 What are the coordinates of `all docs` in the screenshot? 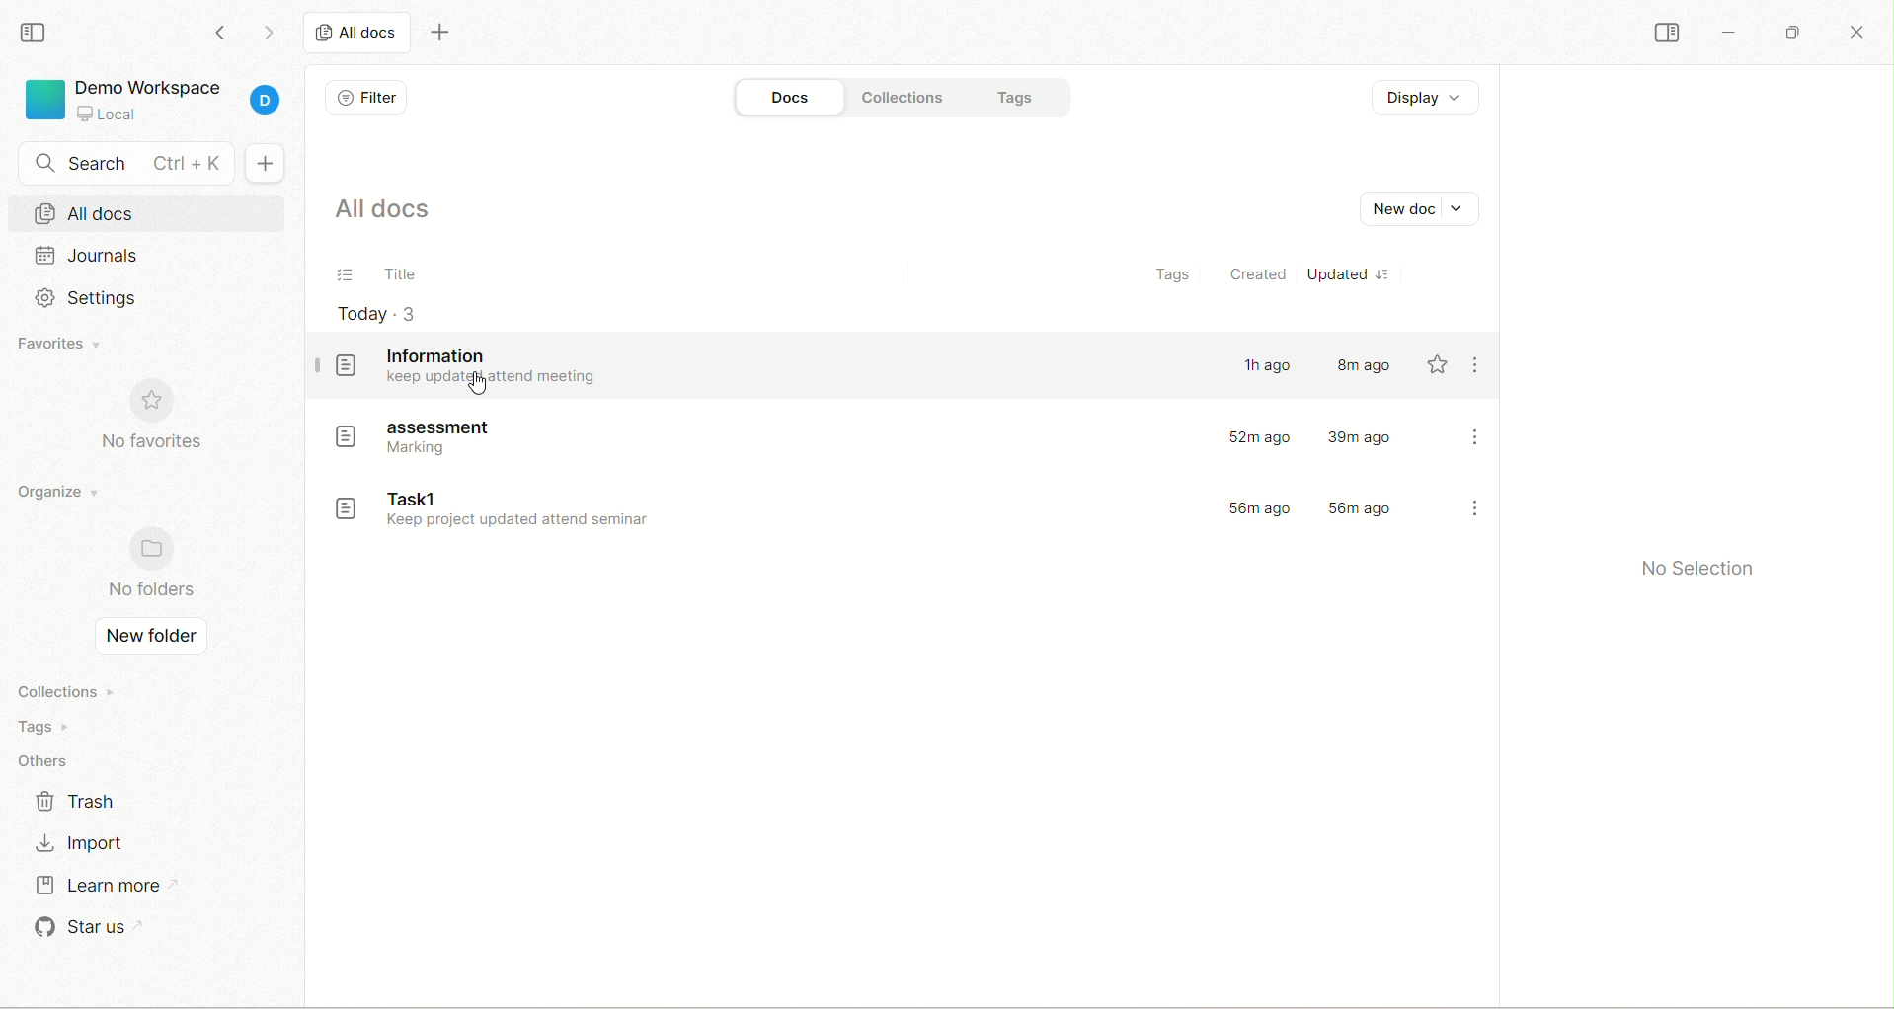 It's located at (355, 33).